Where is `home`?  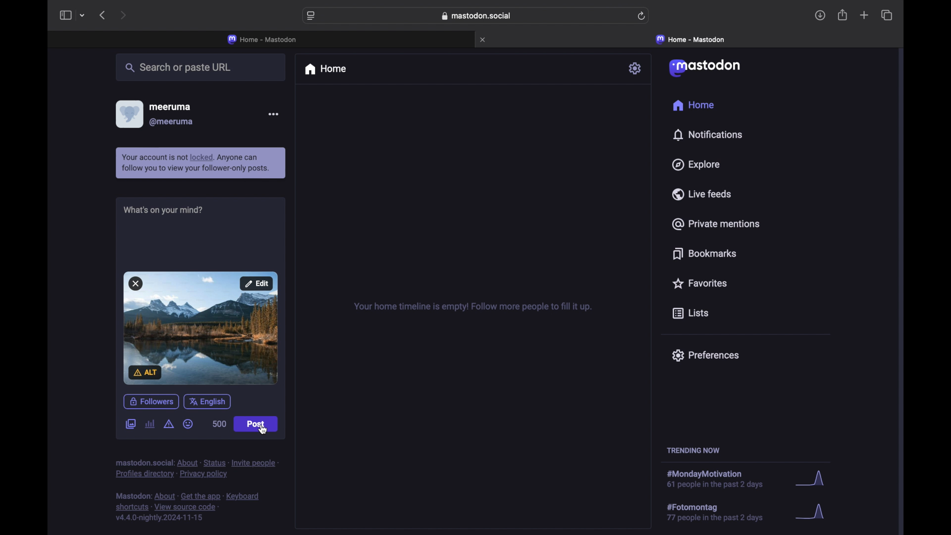
home is located at coordinates (327, 70).